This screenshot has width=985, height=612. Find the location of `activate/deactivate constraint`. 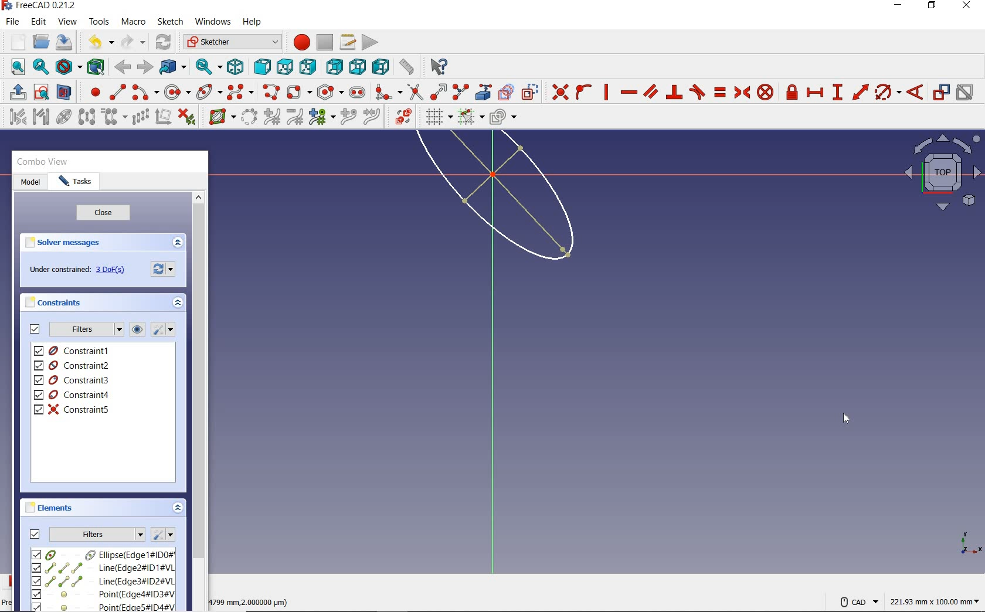

activate/deactivate constraint is located at coordinates (965, 93).